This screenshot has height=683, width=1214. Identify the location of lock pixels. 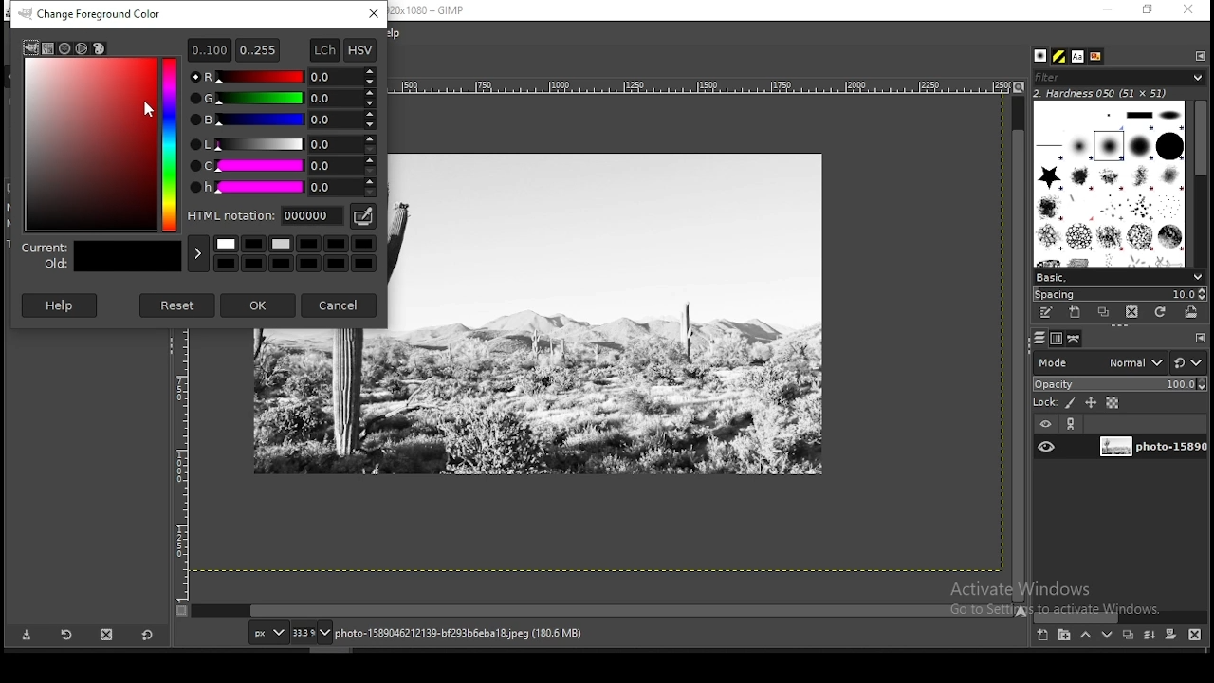
(1054, 401).